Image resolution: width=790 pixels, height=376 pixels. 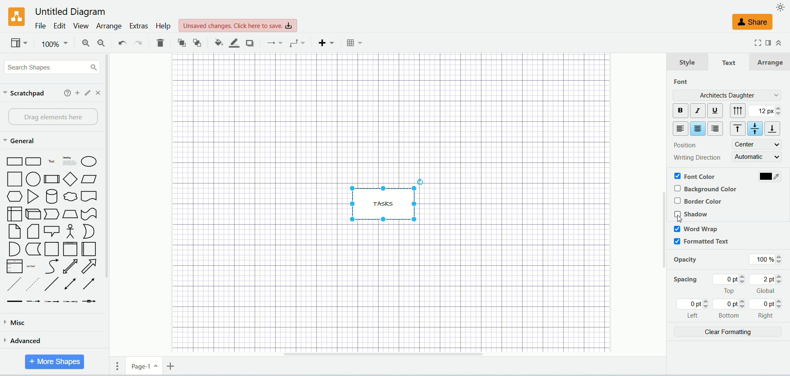 I want to click on automatic, so click(x=757, y=156).